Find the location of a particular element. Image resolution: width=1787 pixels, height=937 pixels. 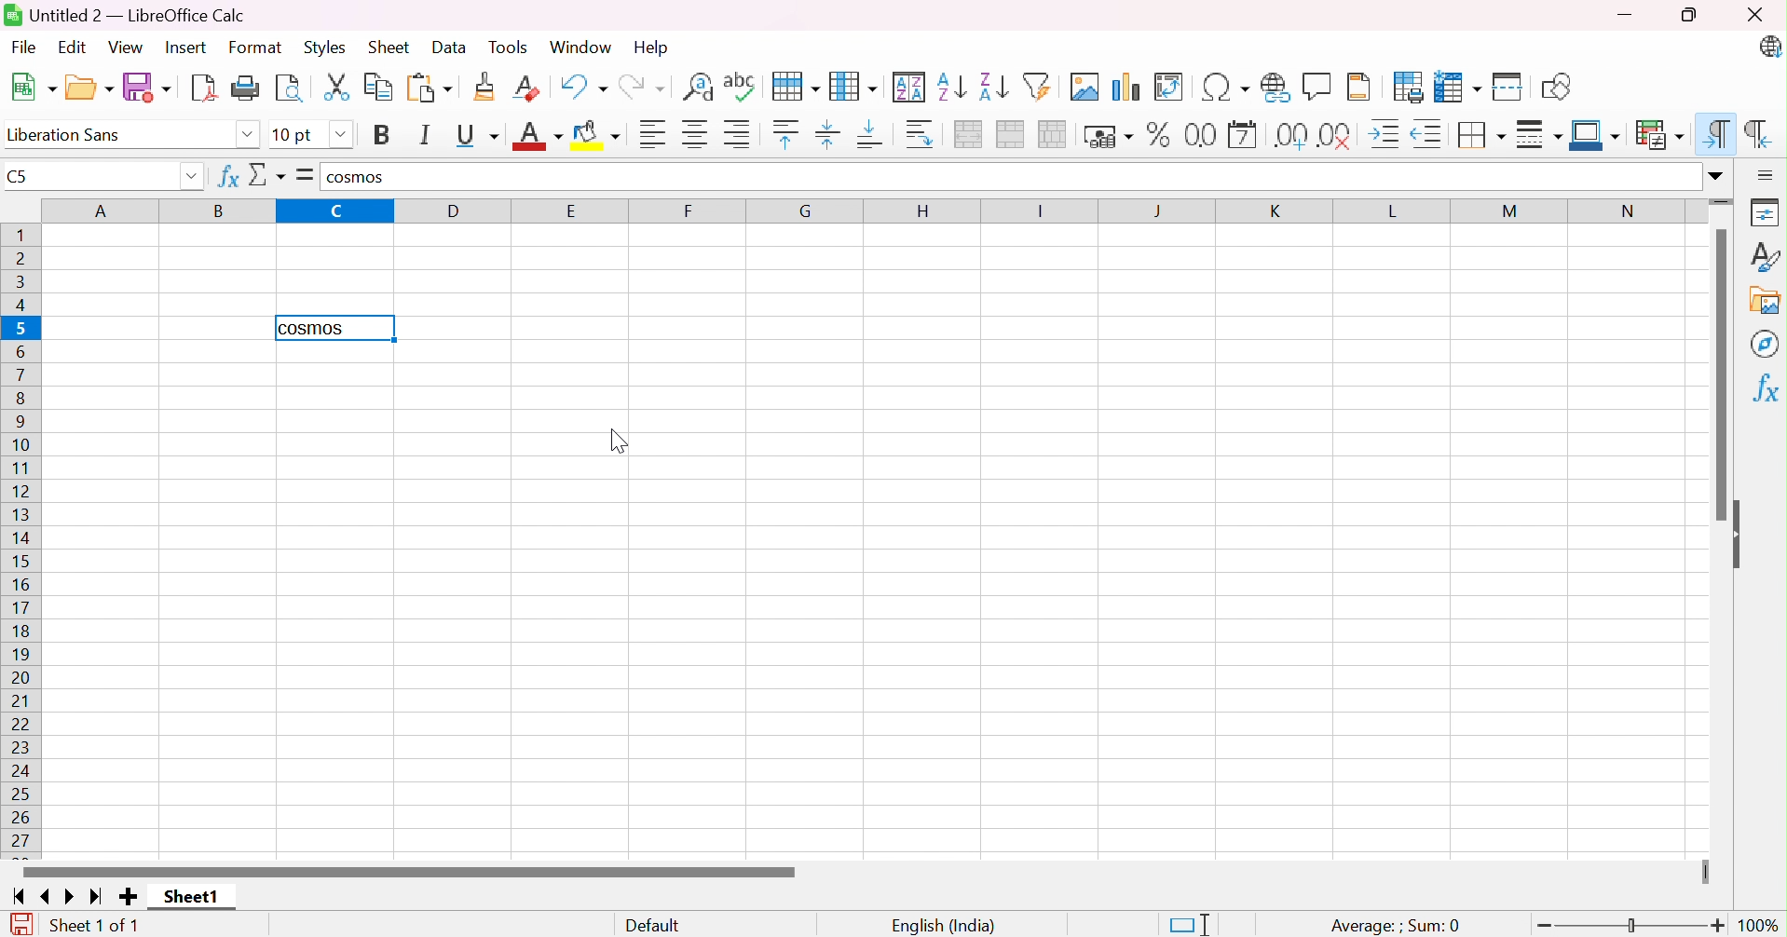

Insert Chart is located at coordinates (1128, 85).